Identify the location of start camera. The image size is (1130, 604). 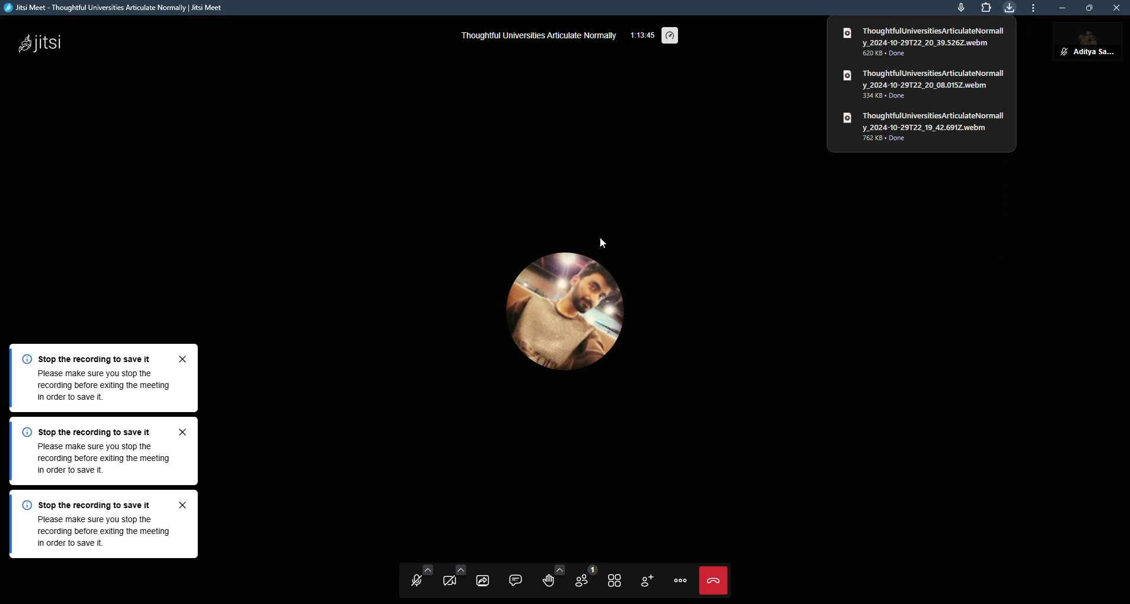
(451, 577).